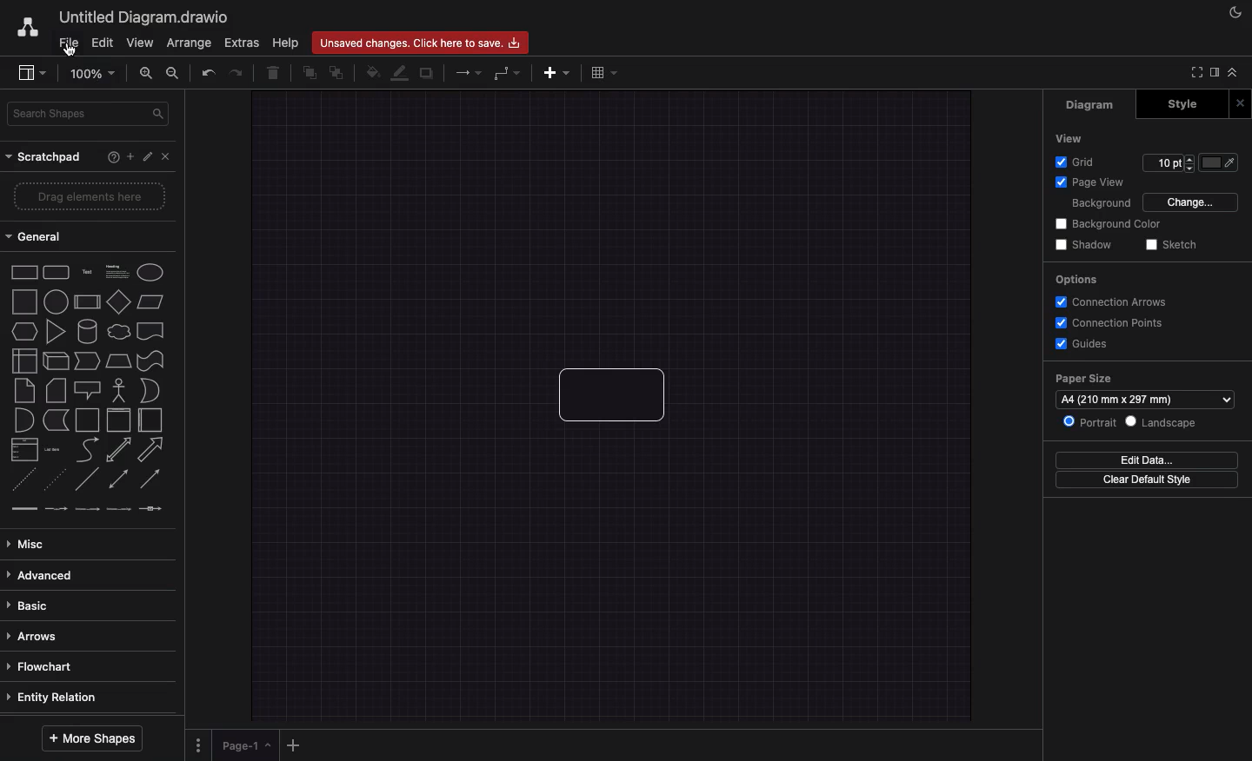 The image size is (1252, 761). What do you see at coordinates (555, 74) in the screenshot?
I see `Insert` at bounding box center [555, 74].